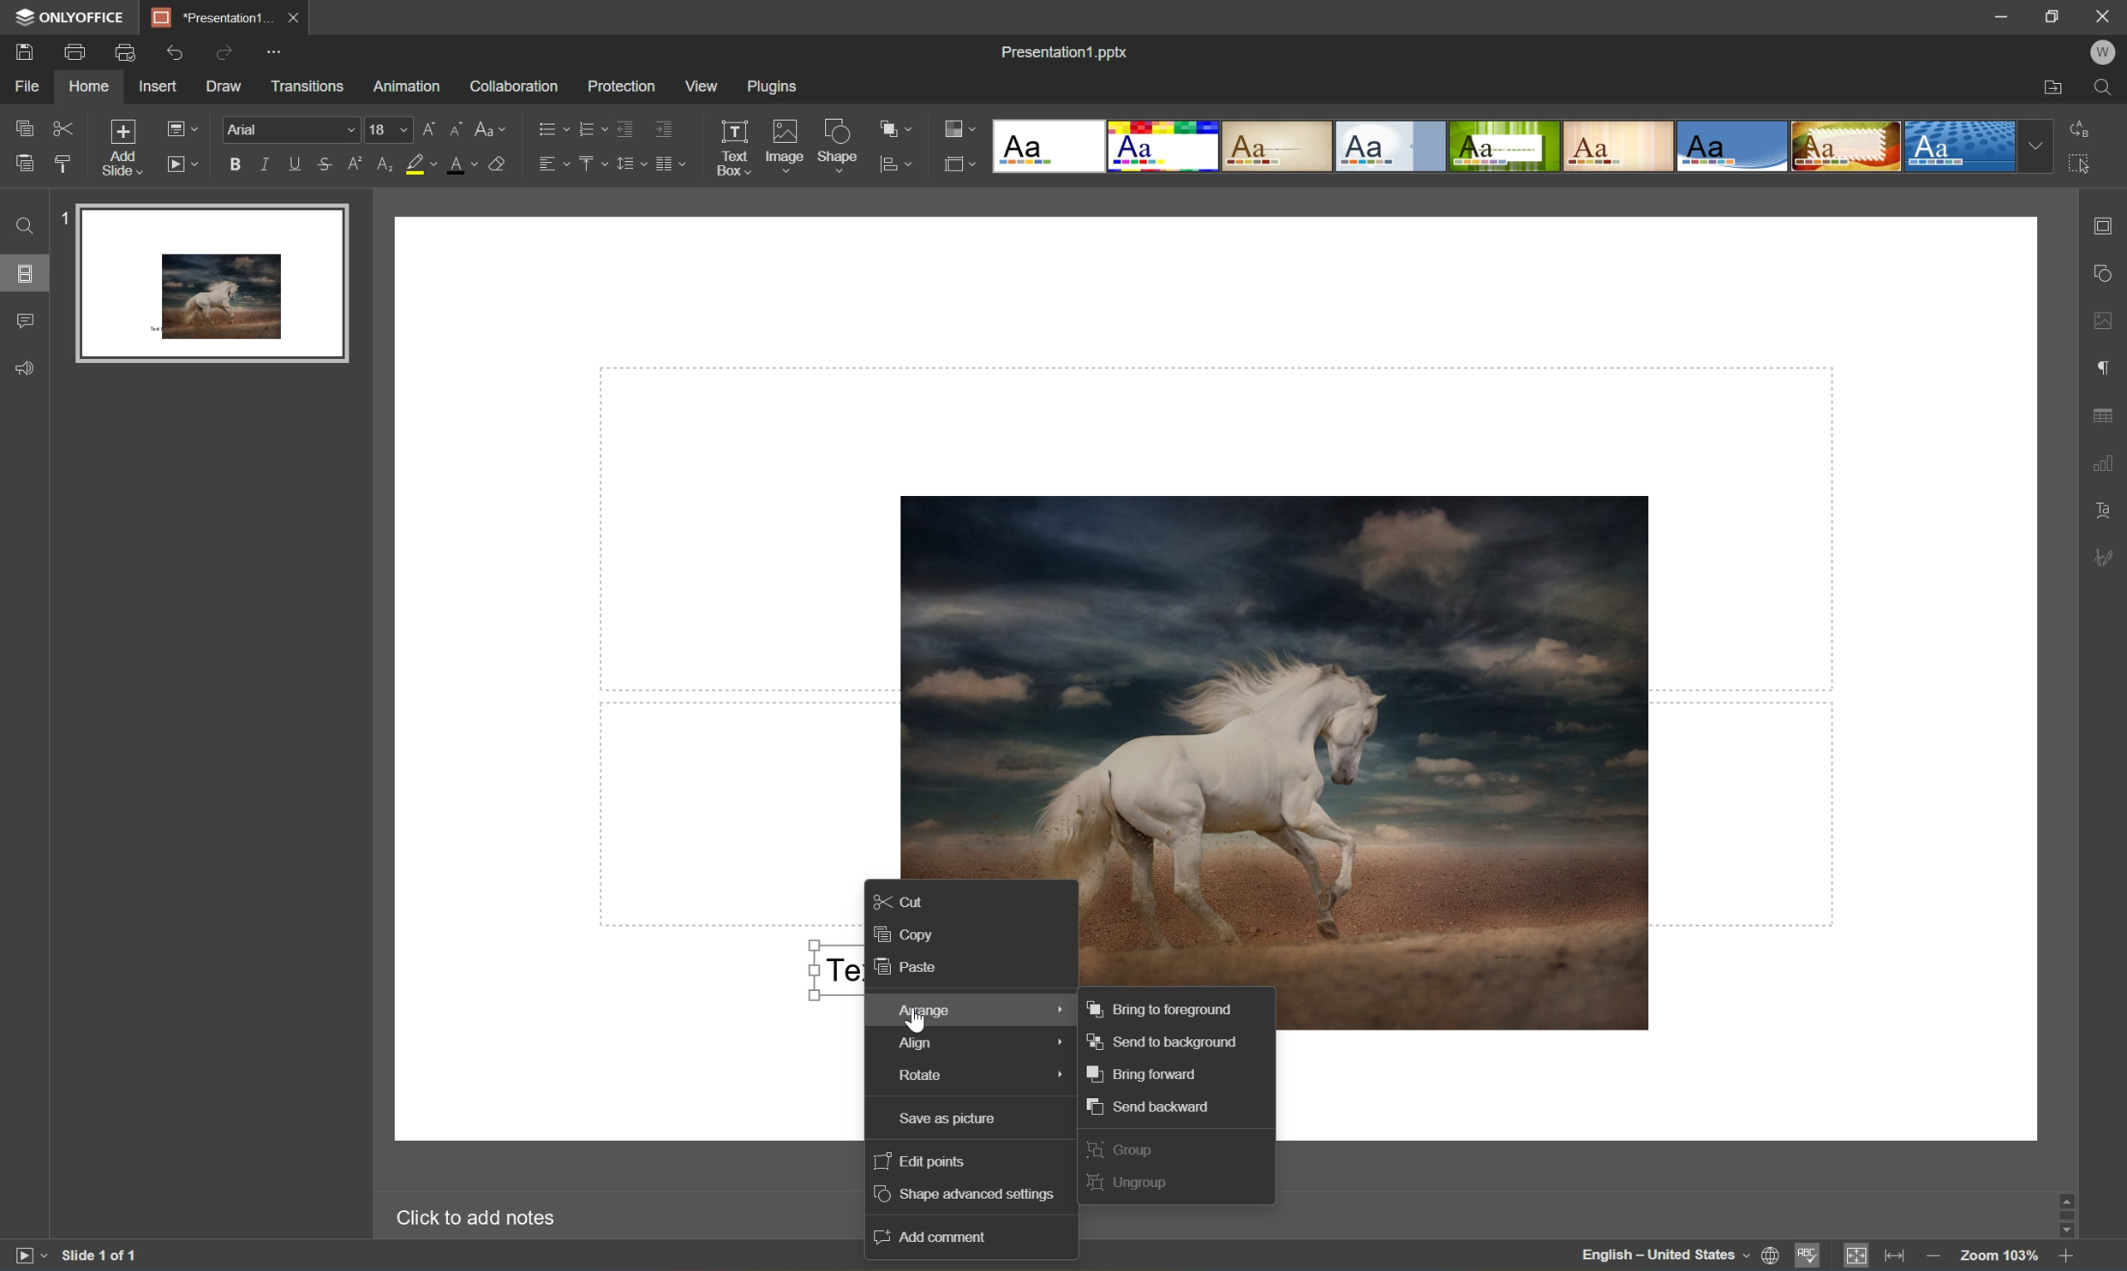 This screenshot has width=2127, height=1271. I want to click on Blank, so click(1052, 147).